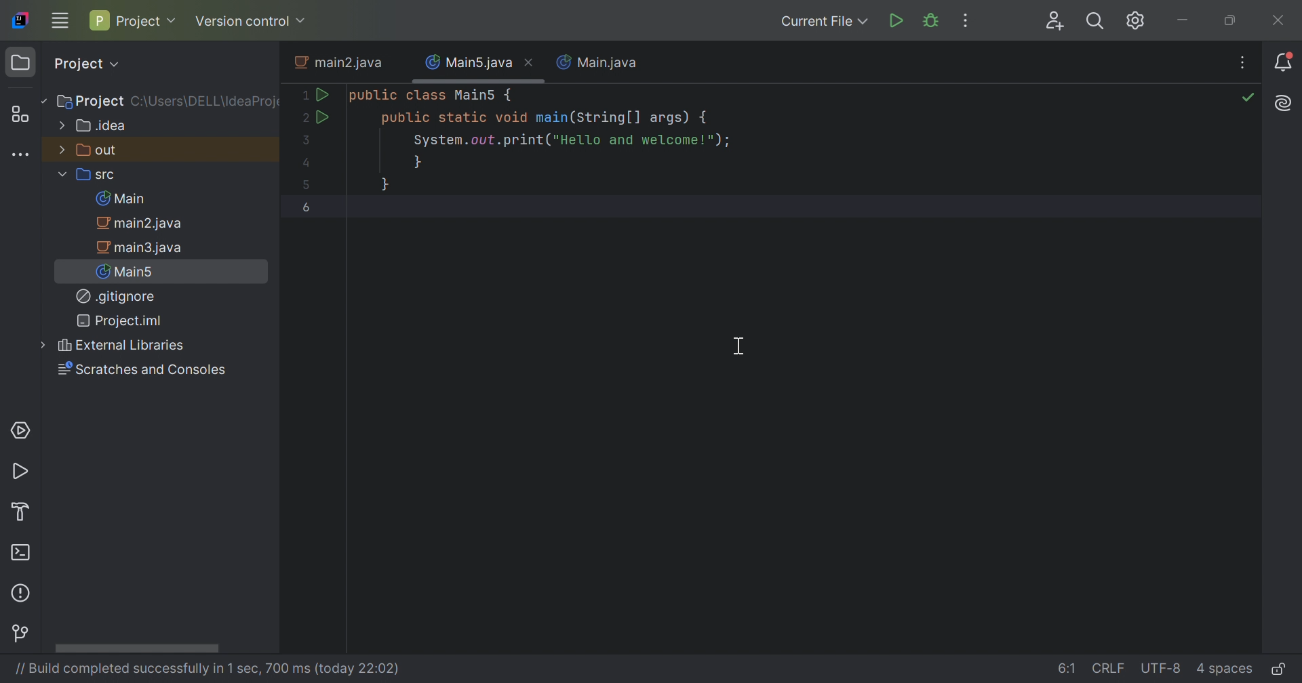 This screenshot has height=683, width=1302. What do you see at coordinates (418, 163) in the screenshot?
I see `}` at bounding box center [418, 163].